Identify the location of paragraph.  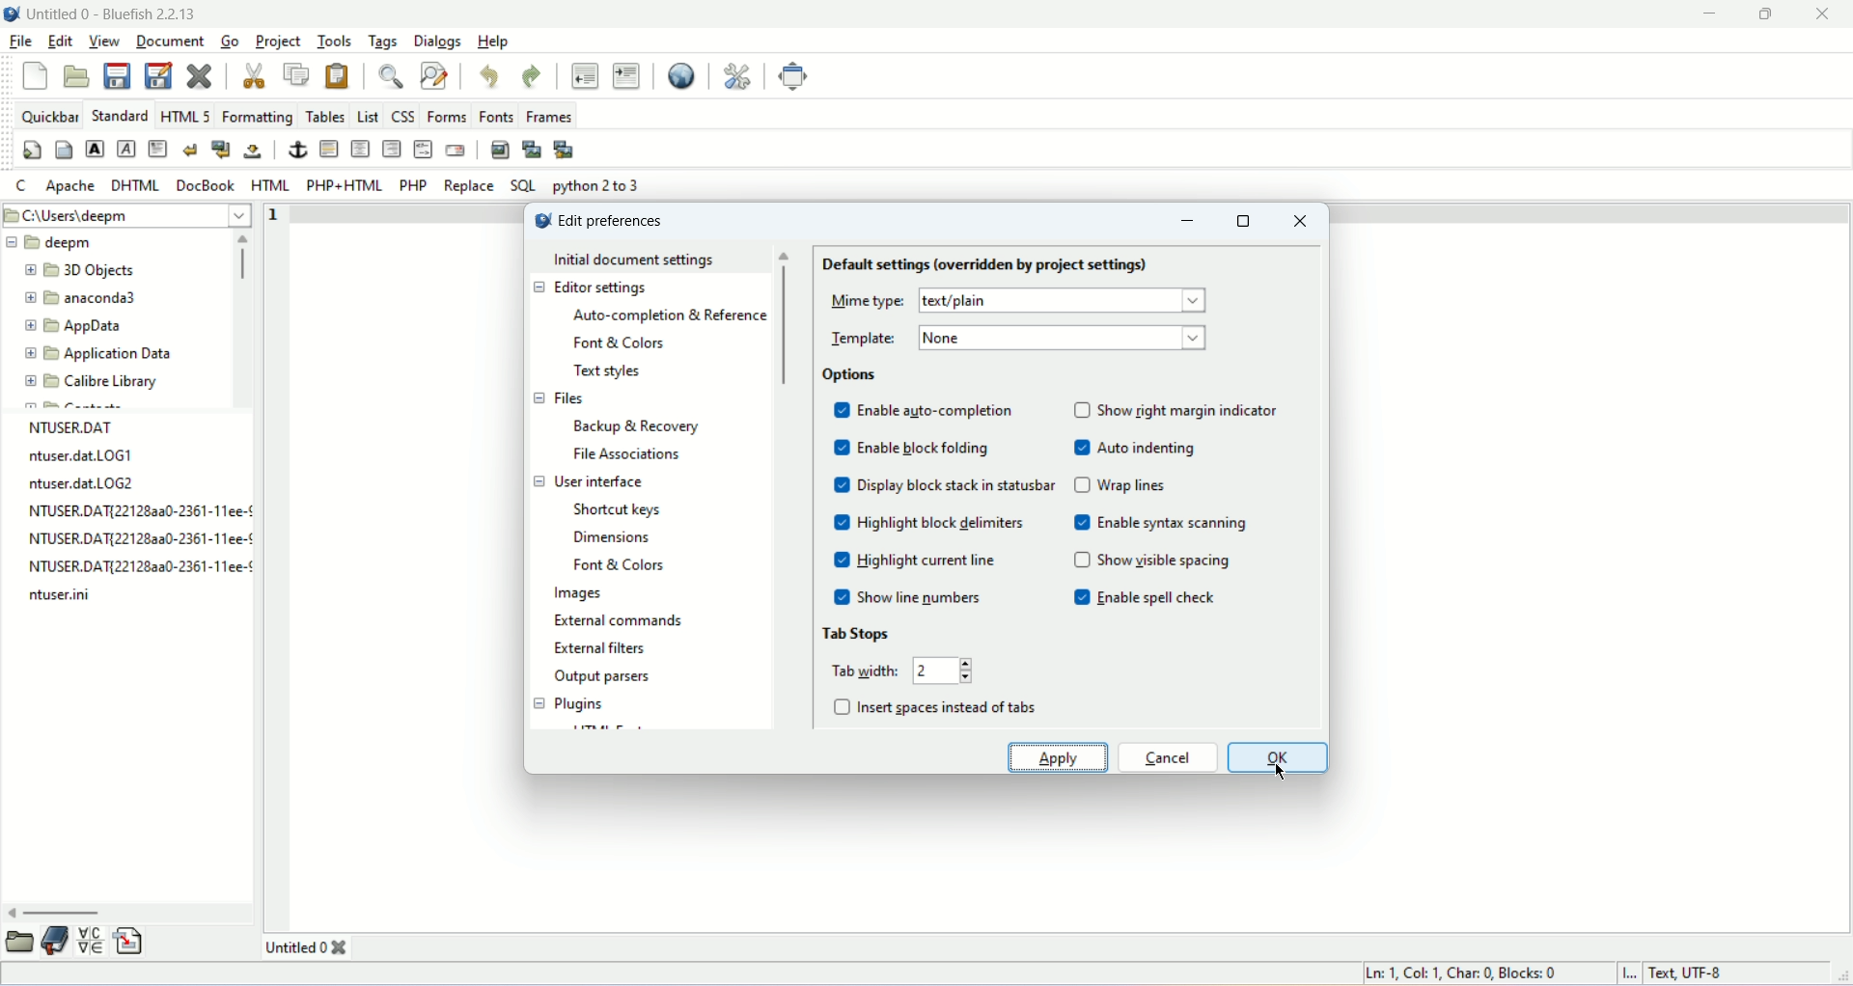
(155, 150).